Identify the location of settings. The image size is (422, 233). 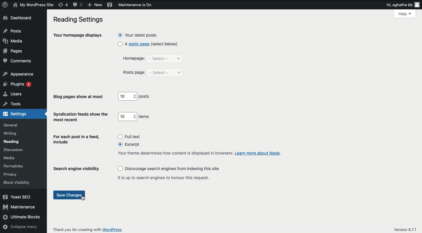
(15, 114).